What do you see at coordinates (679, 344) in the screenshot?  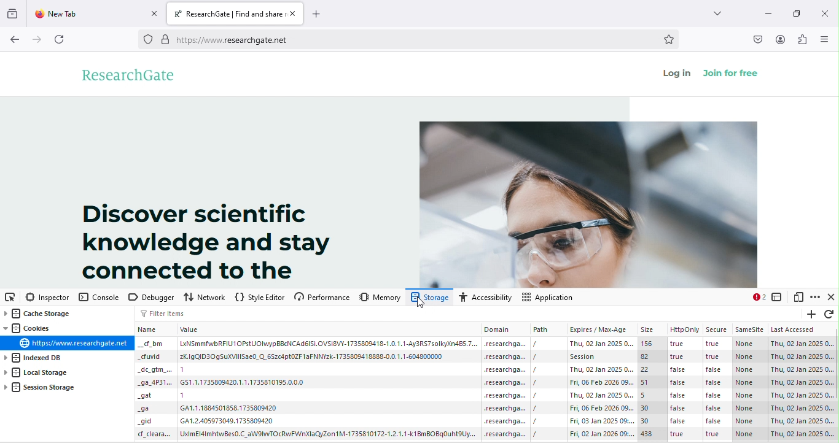 I see `true` at bounding box center [679, 344].